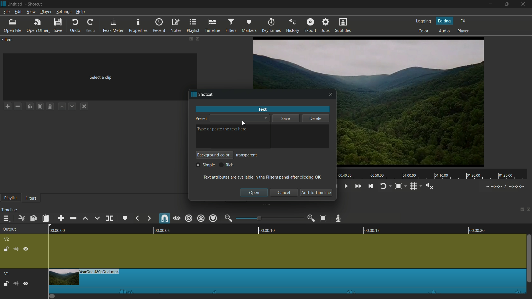 The width and height of the screenshot is (532, 299). I want to click on type or paste the text here, so click(223, 130).